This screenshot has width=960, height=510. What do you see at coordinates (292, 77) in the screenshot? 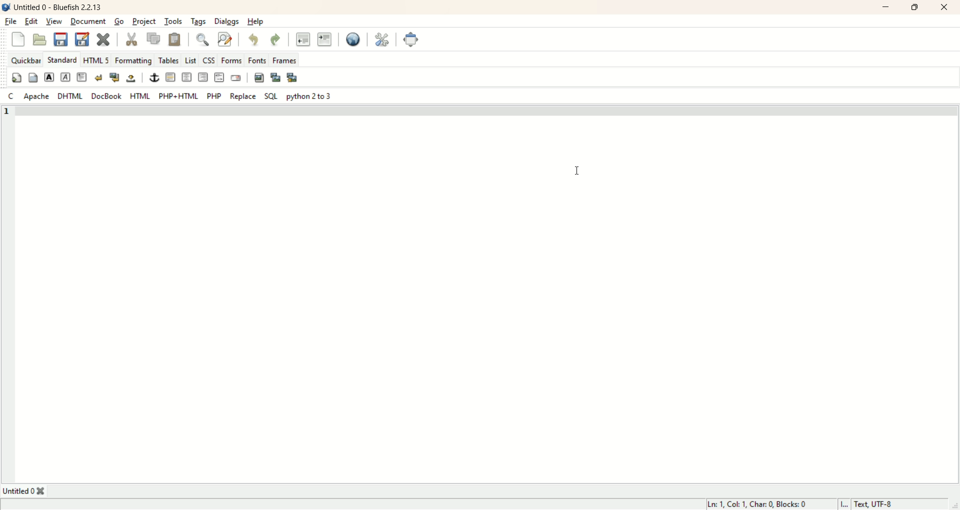
I see `multi thumbnail` at bounding box center [292, 77].